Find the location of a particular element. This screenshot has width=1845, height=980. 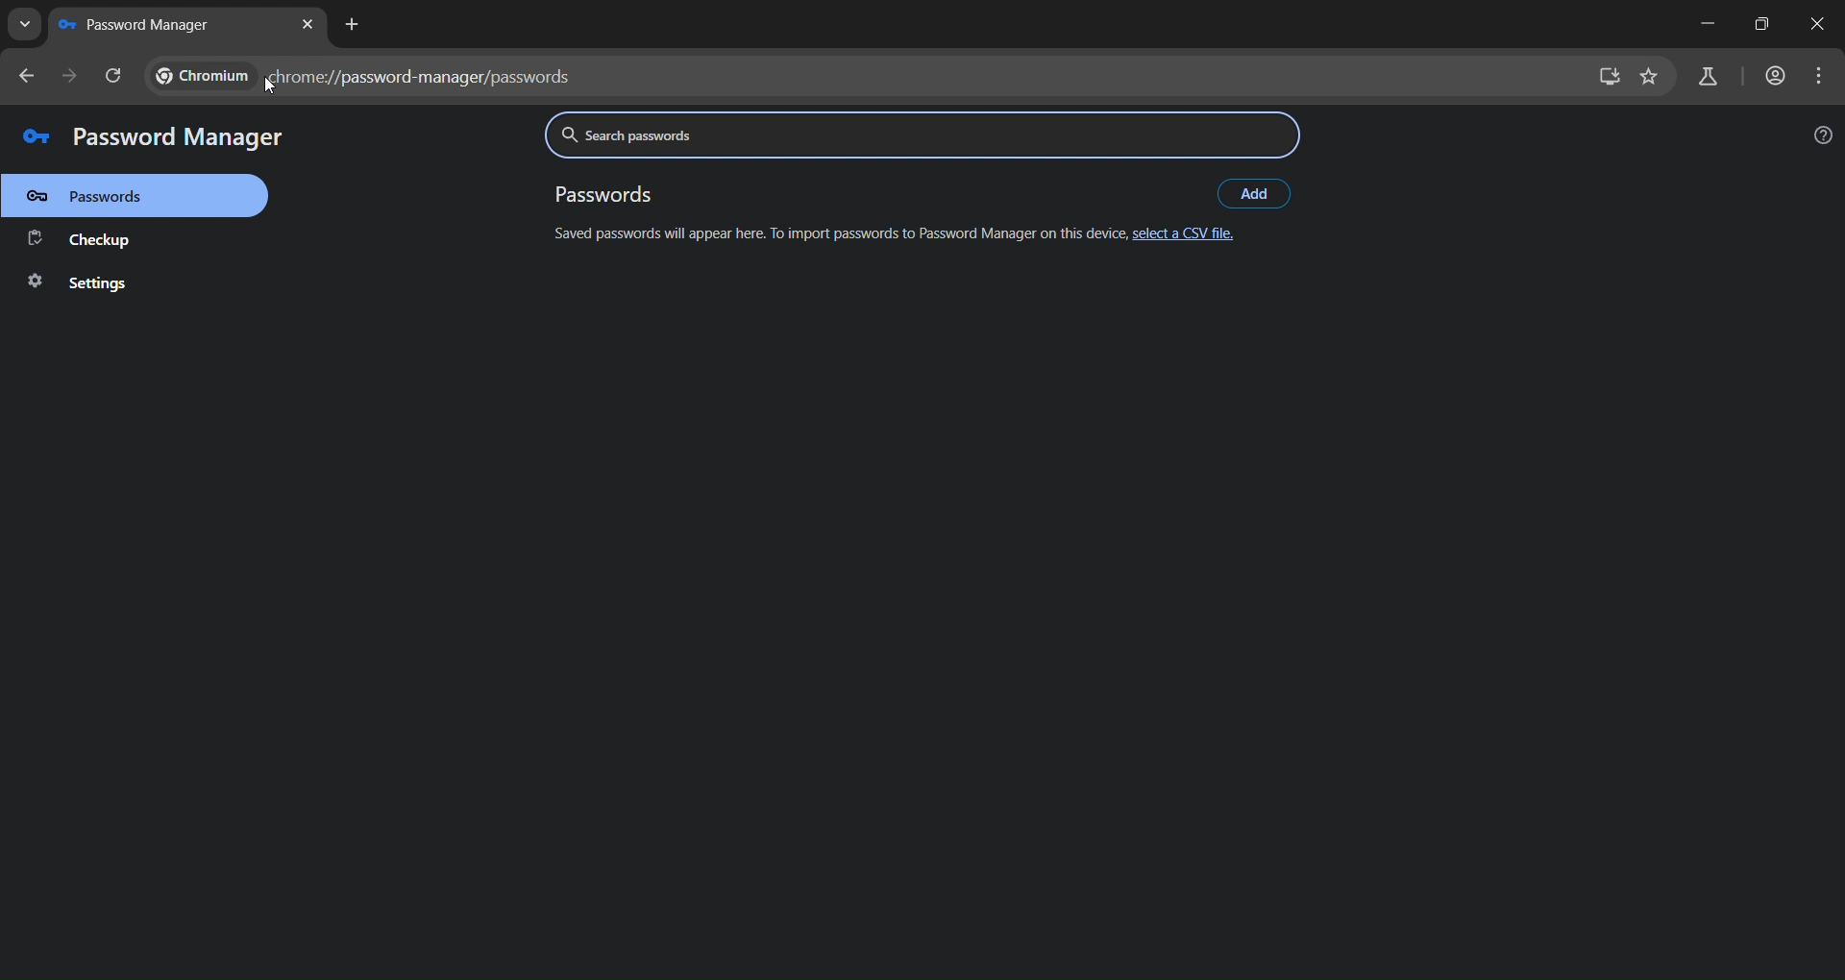

restore down is located at coordinates (1758, 23).